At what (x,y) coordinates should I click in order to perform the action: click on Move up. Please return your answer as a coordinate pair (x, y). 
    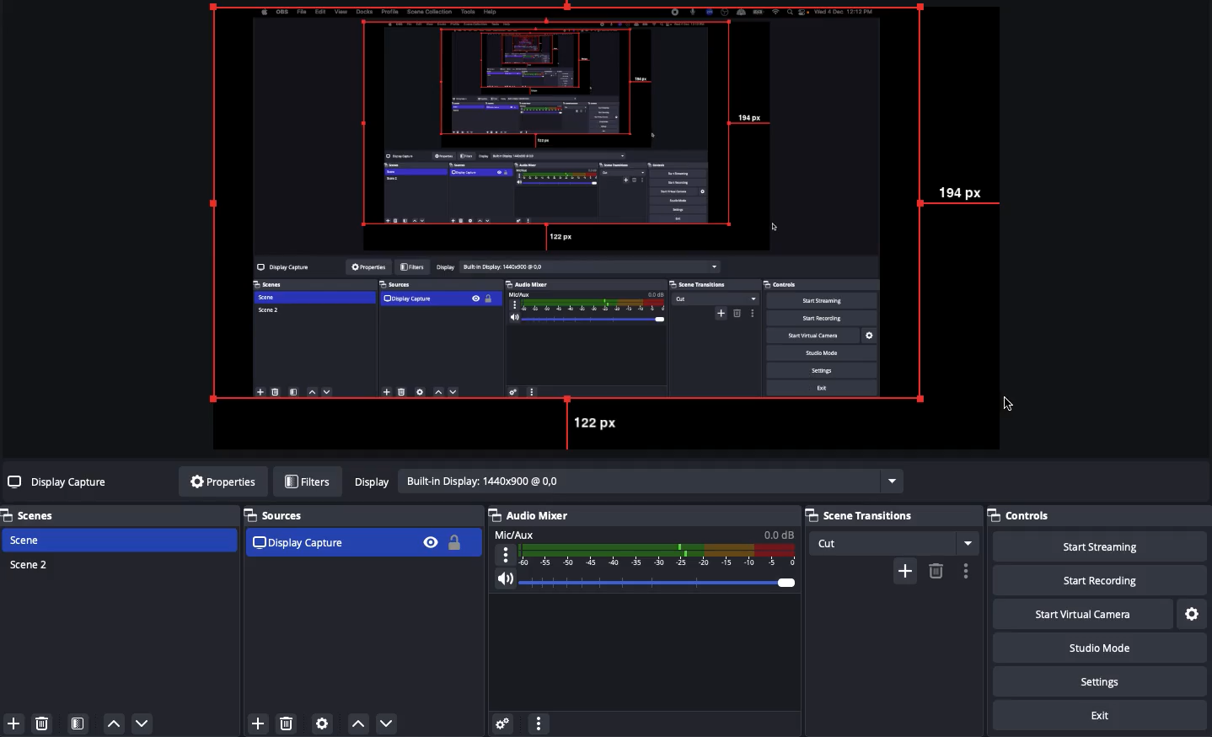
    Looking at the image, I should click on (114, 724).